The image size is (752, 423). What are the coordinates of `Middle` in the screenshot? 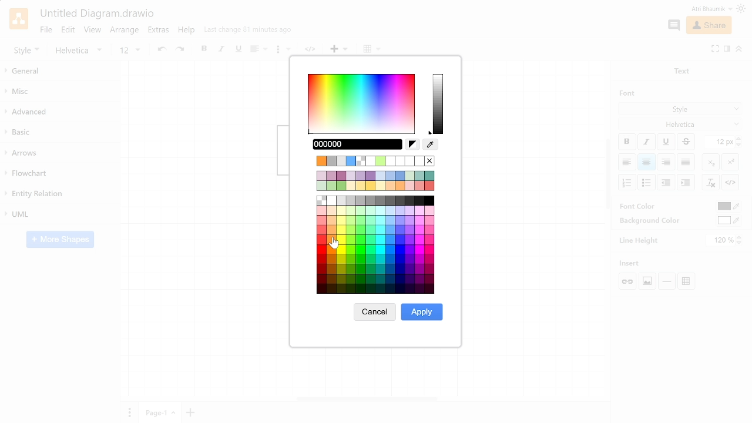 It's located at (687, 162).